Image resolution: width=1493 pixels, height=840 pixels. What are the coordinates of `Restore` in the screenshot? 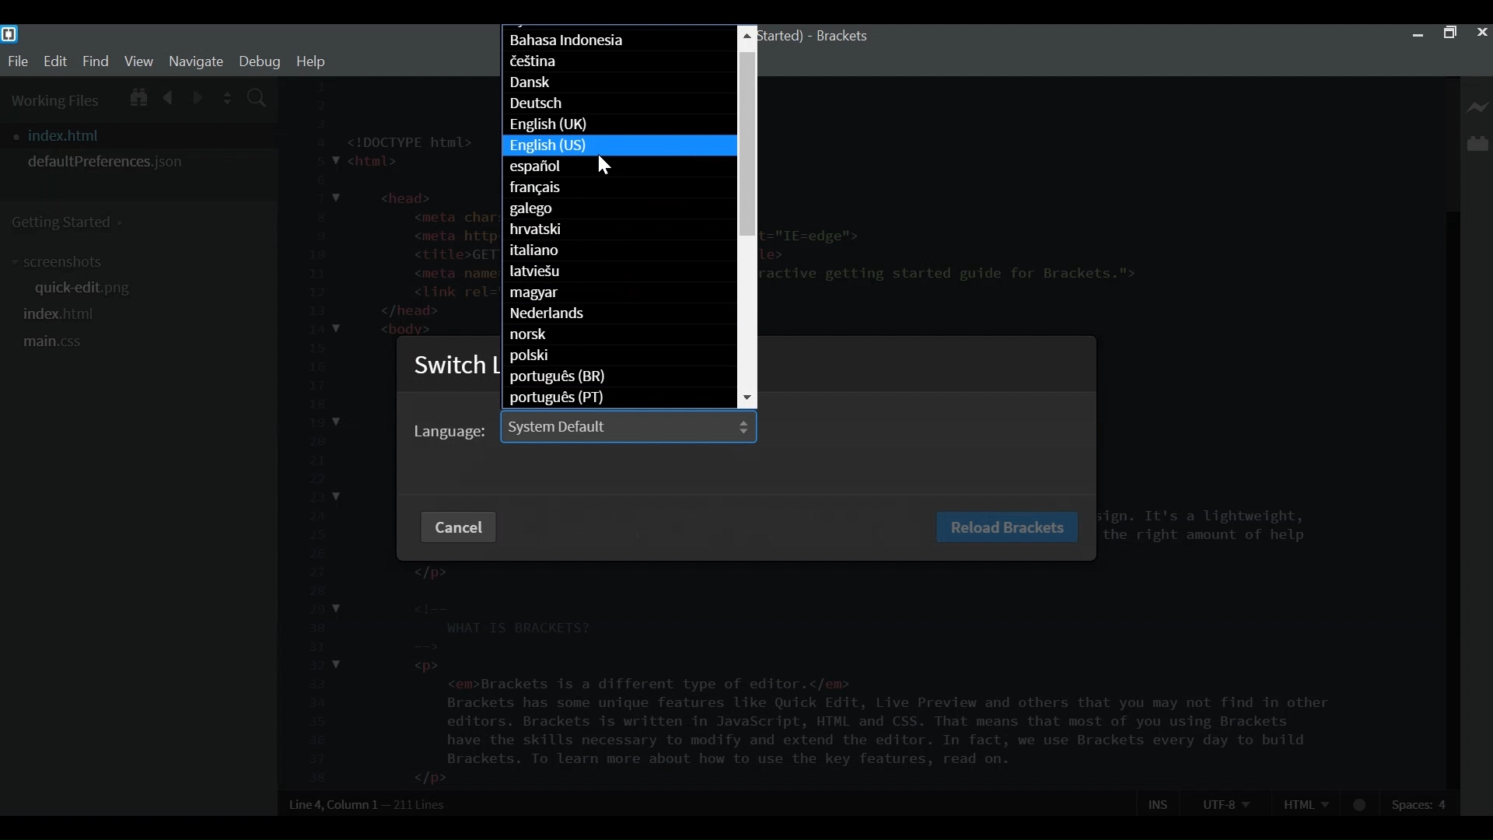 It's located at (1449, 33).